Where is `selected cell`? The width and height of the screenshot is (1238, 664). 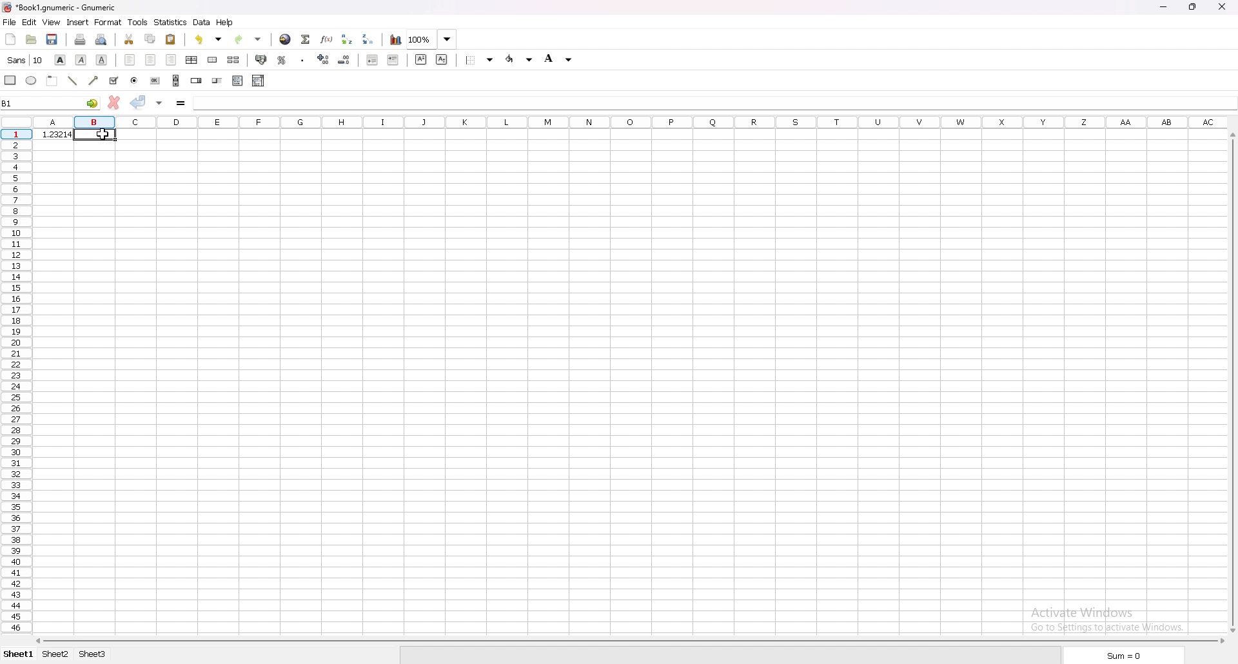 selected cell is located at coordinates (95, 135).